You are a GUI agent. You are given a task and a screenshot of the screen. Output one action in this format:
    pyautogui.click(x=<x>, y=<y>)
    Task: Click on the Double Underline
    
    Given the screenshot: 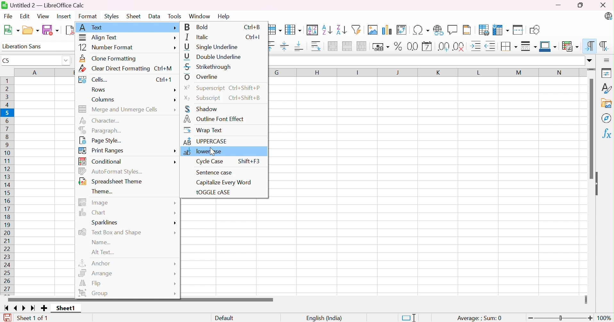 What is the action you would take?
    pyautogui.click(x=214, y=56)
    